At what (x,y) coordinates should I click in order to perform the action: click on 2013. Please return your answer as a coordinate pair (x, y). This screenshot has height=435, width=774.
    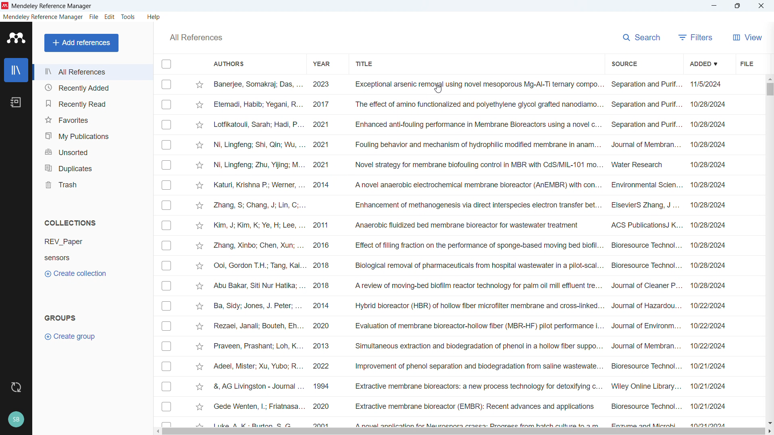
    Looking at the image, I should click on (327, 345).